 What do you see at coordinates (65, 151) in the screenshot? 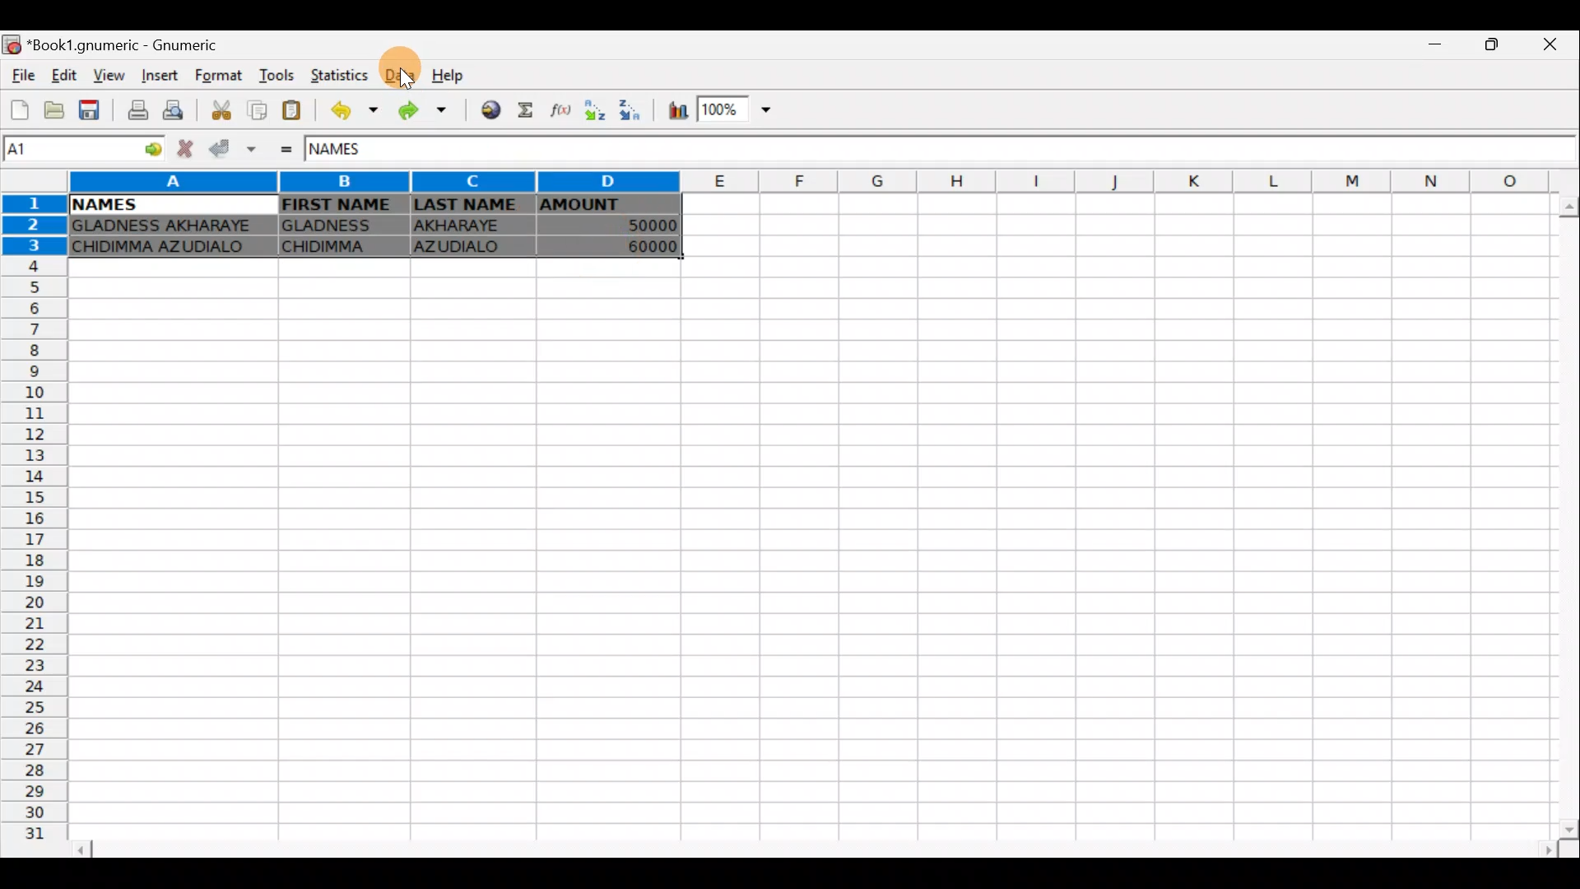
I see `Cell name A1` at bounding box center [65, 151].